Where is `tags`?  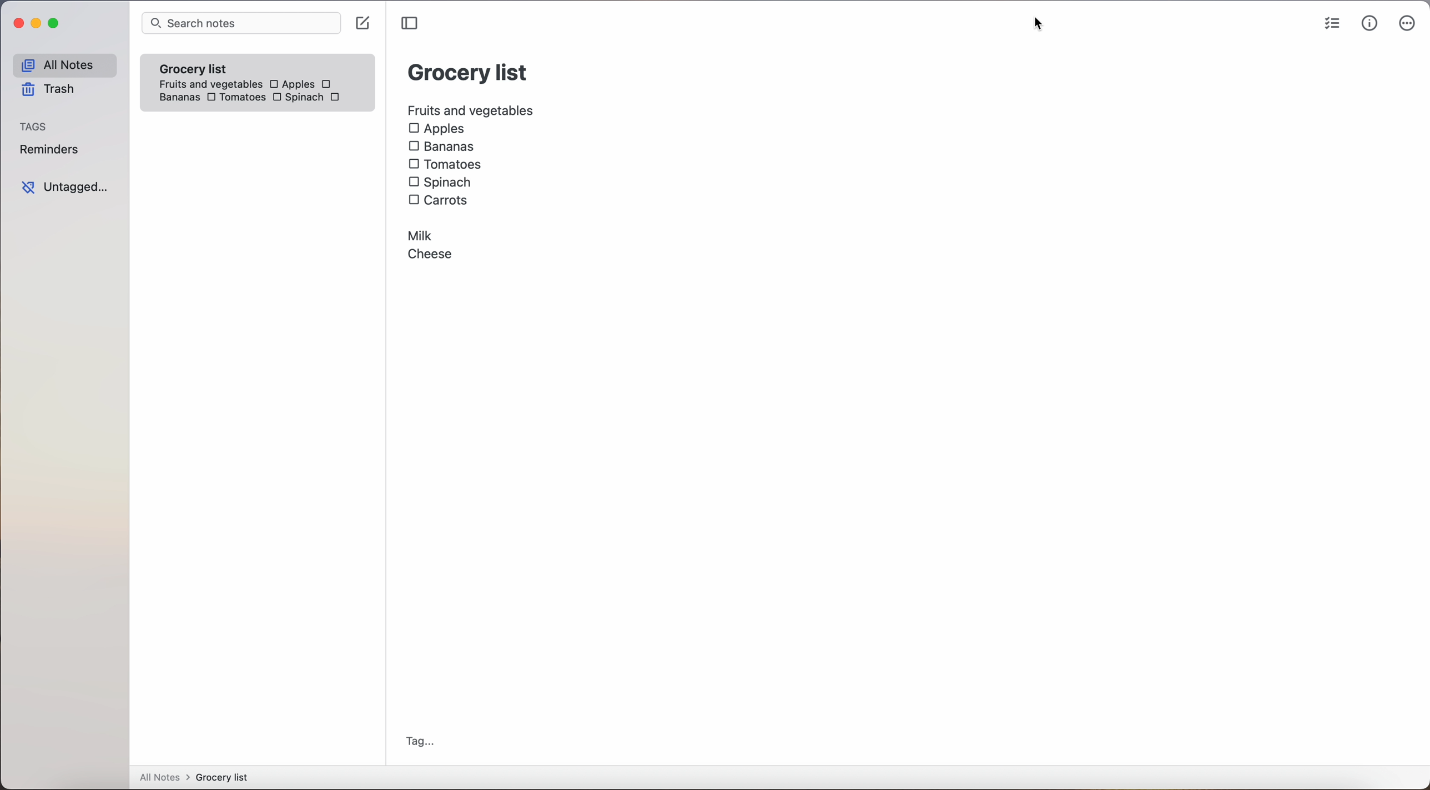
tags is located at coordinates (37, 125).